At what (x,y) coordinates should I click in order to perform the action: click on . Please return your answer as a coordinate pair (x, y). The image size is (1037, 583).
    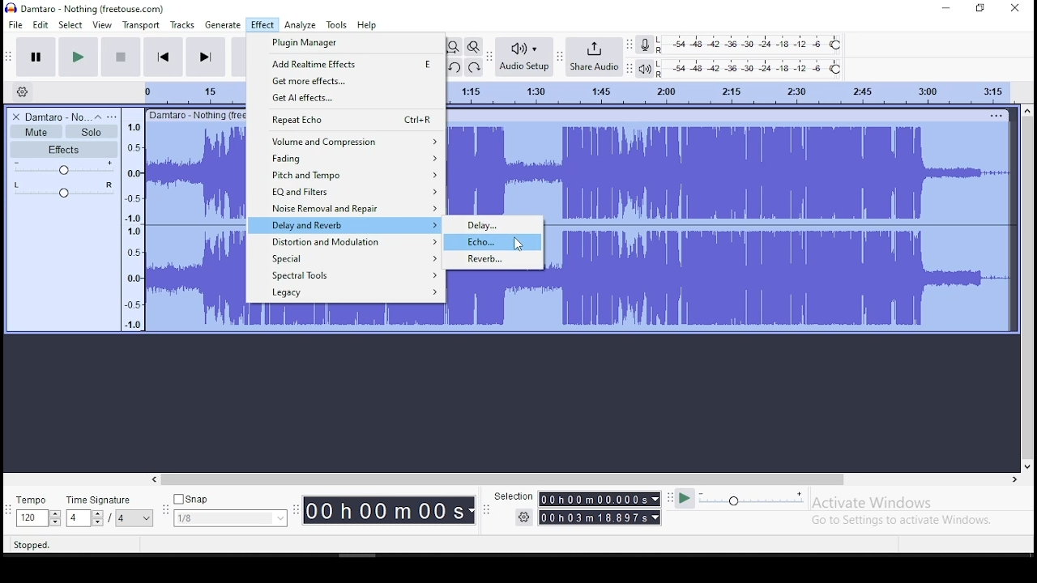
    Looking at the image, I should click on (10, 510).